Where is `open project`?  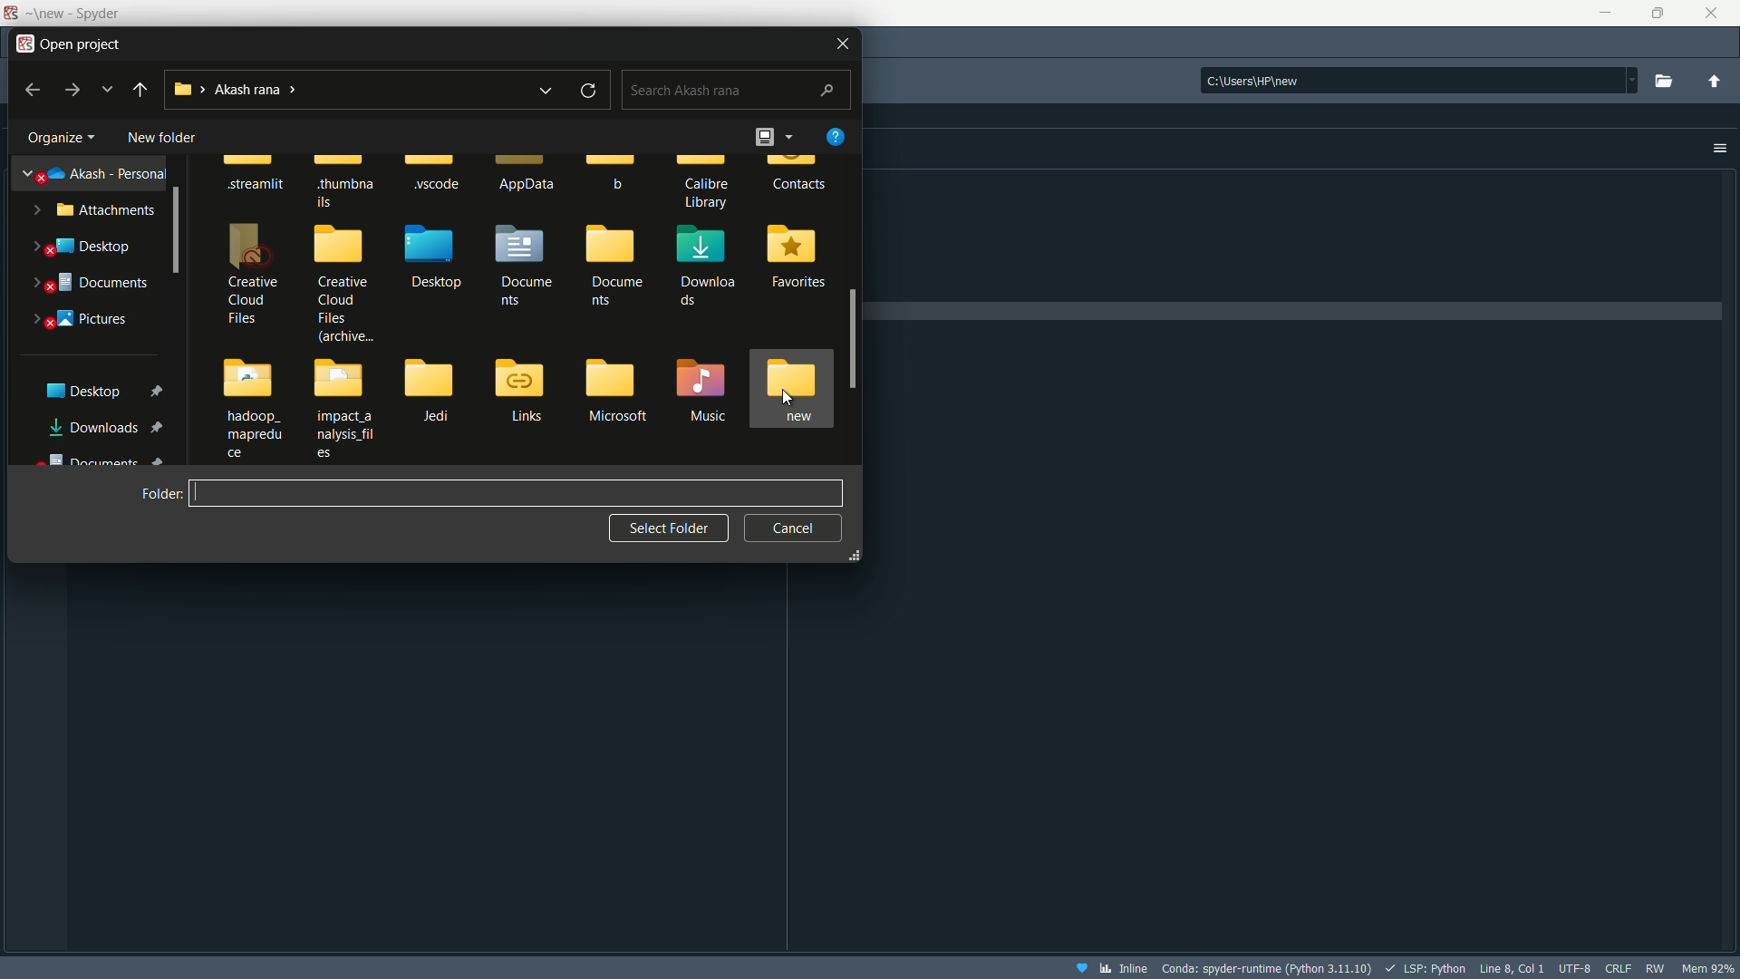
open project is located at coordinates (84, 42).